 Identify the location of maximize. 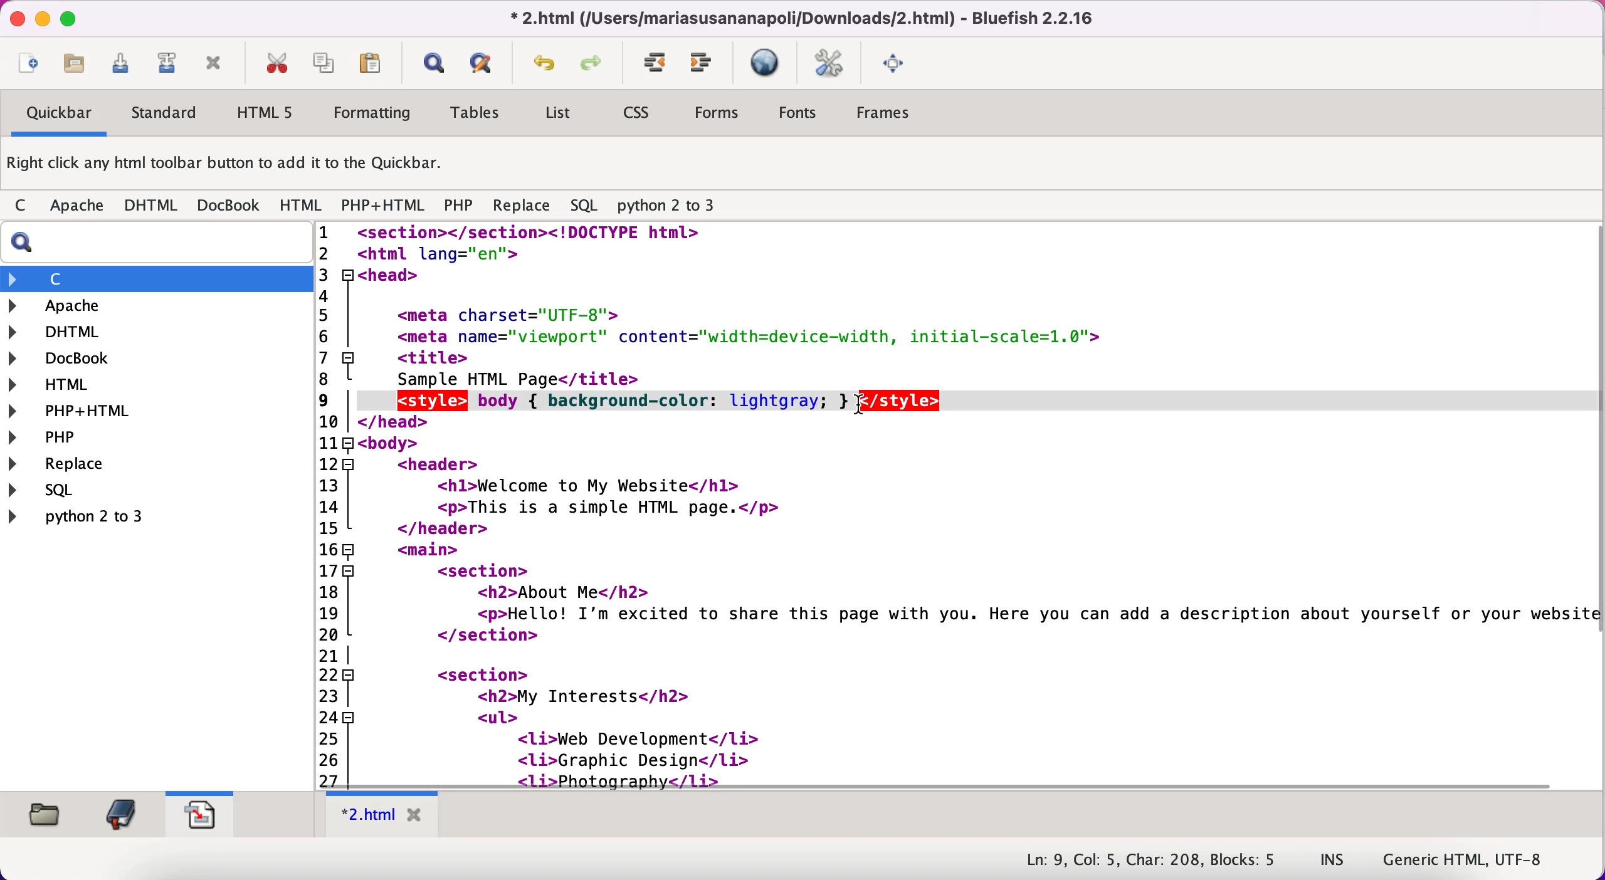
(68, 18).